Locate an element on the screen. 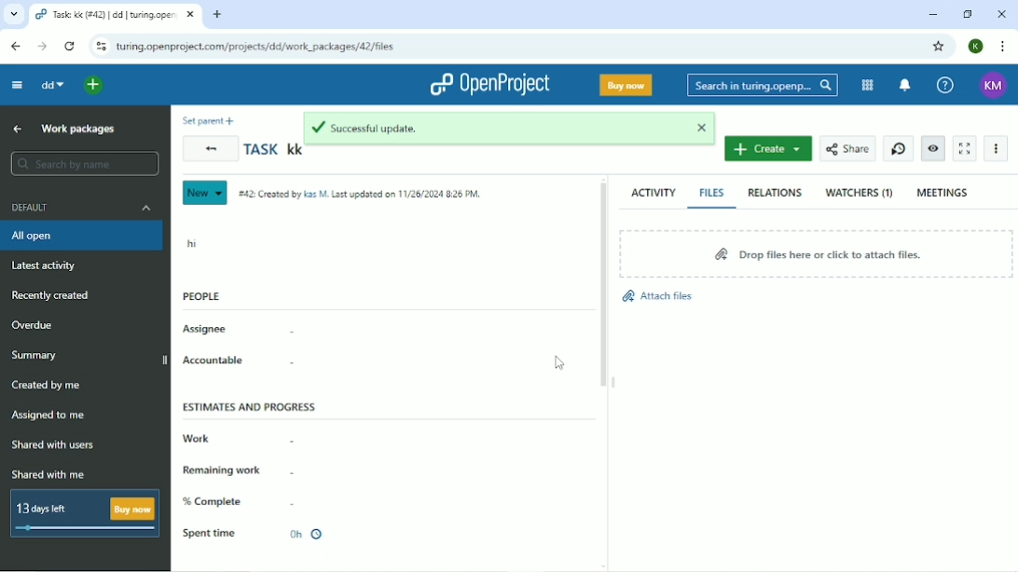 This screenshot has width=1018, height=572. Close is located at coordinates (1003, 14).